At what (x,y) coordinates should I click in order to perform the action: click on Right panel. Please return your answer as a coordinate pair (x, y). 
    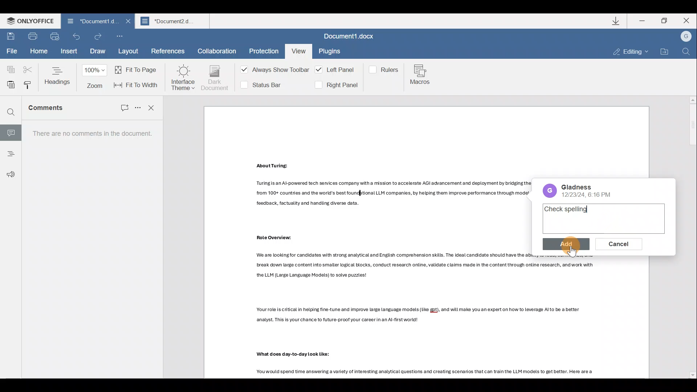
    Looking at the image, I should click on (336, 85).